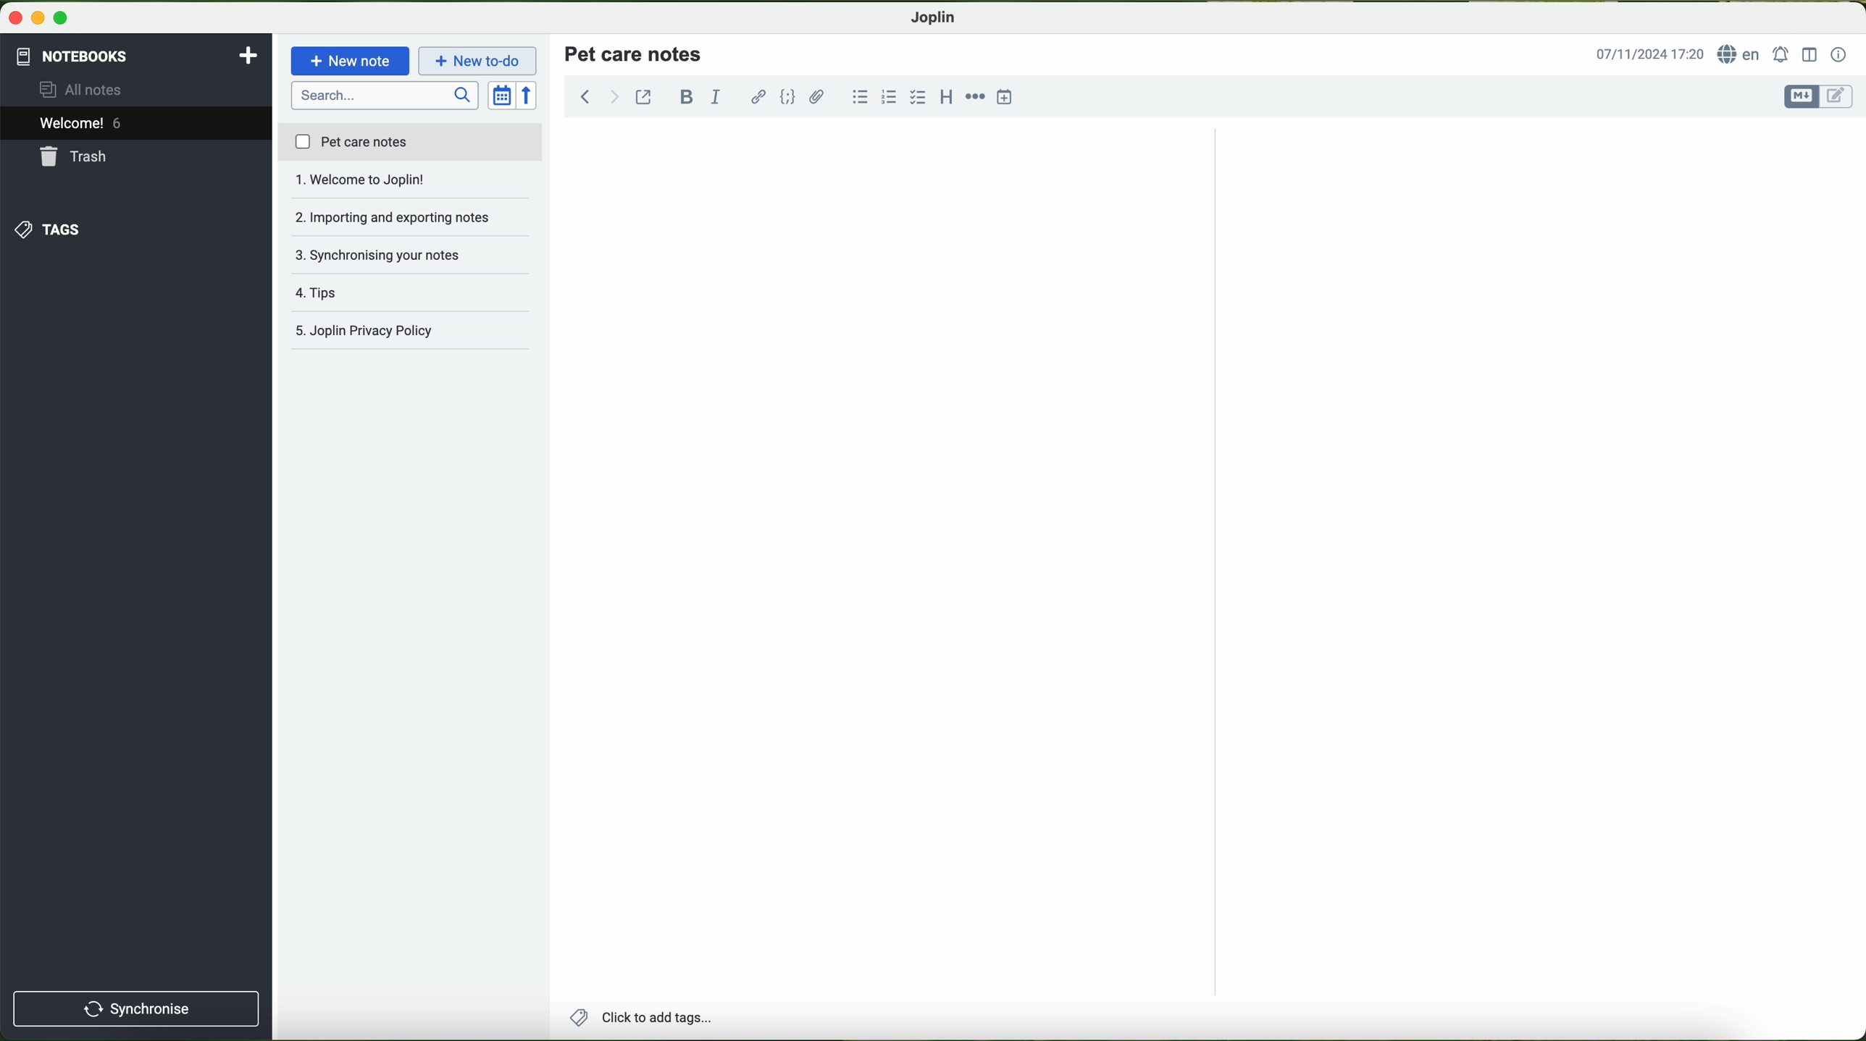  What do you see at coordinates (75, 159) in the screenshot?
I see `trash` at bounding box center [75, 159].